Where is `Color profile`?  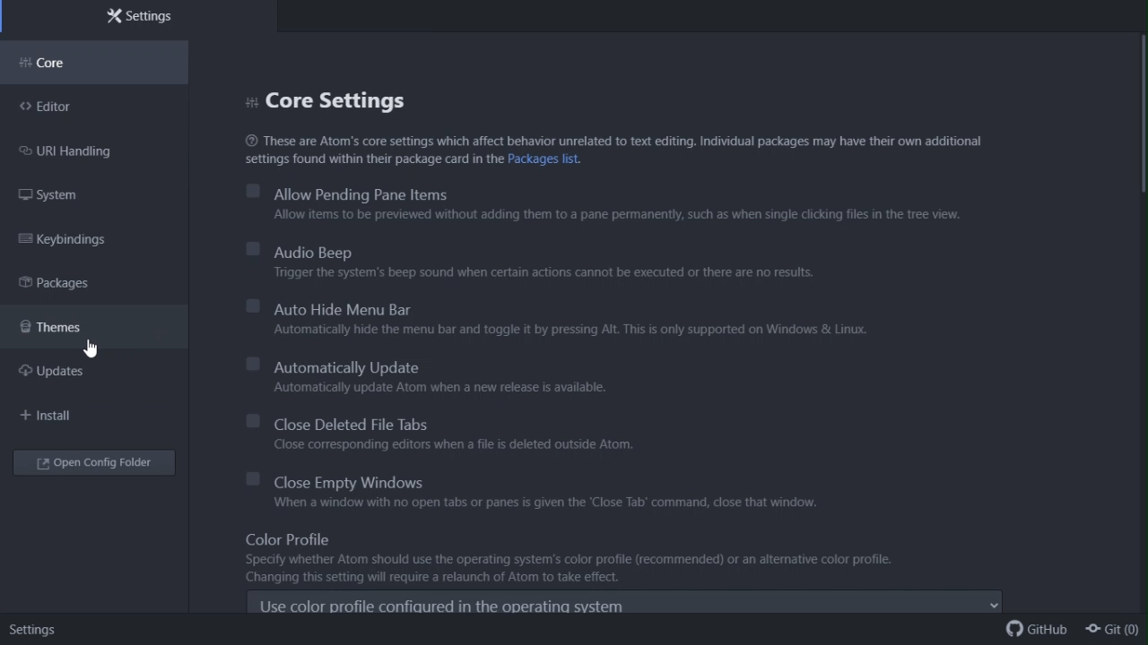 Color profile is located at coordinates (618, 558).